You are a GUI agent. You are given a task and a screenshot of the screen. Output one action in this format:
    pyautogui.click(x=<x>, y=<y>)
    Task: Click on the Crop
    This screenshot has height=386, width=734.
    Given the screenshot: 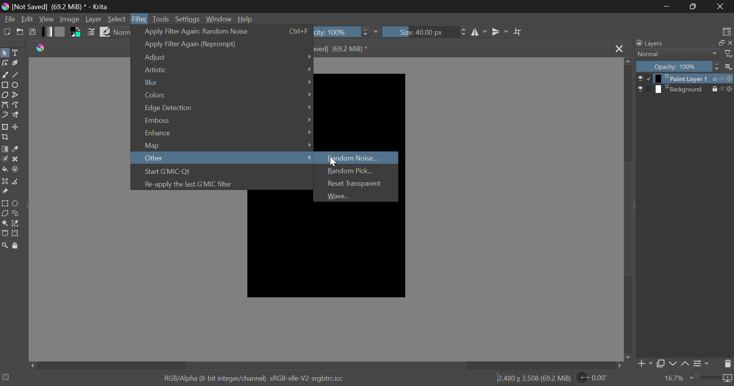 What is the action you would take?
    pyautogui.click(x=5, y=137)
    